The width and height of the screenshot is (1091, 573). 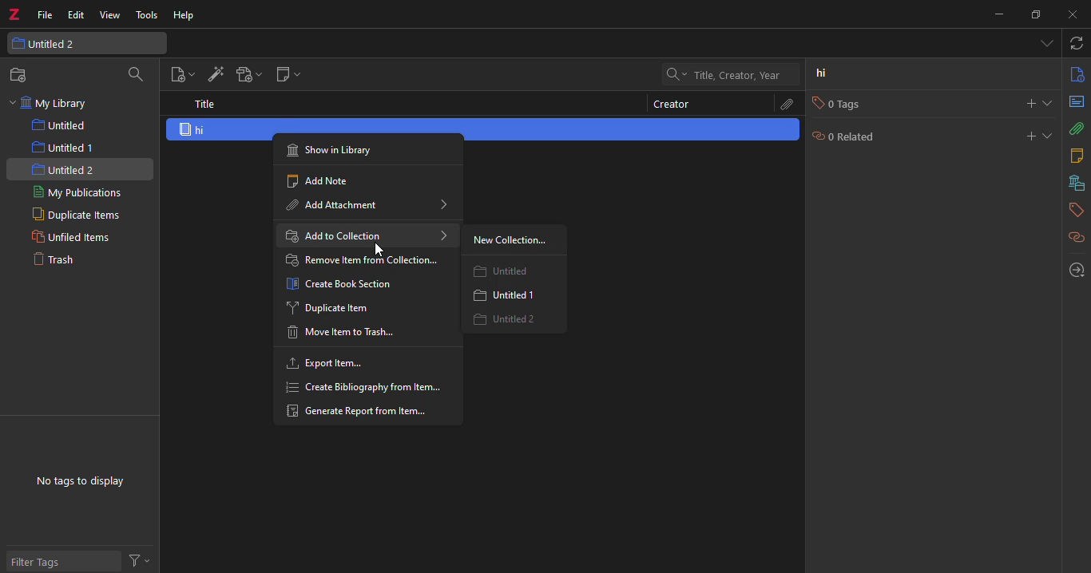 What do you see at coordinates (135, 76) in the screenshot?
I see `search` at bounding box center [135, 76].